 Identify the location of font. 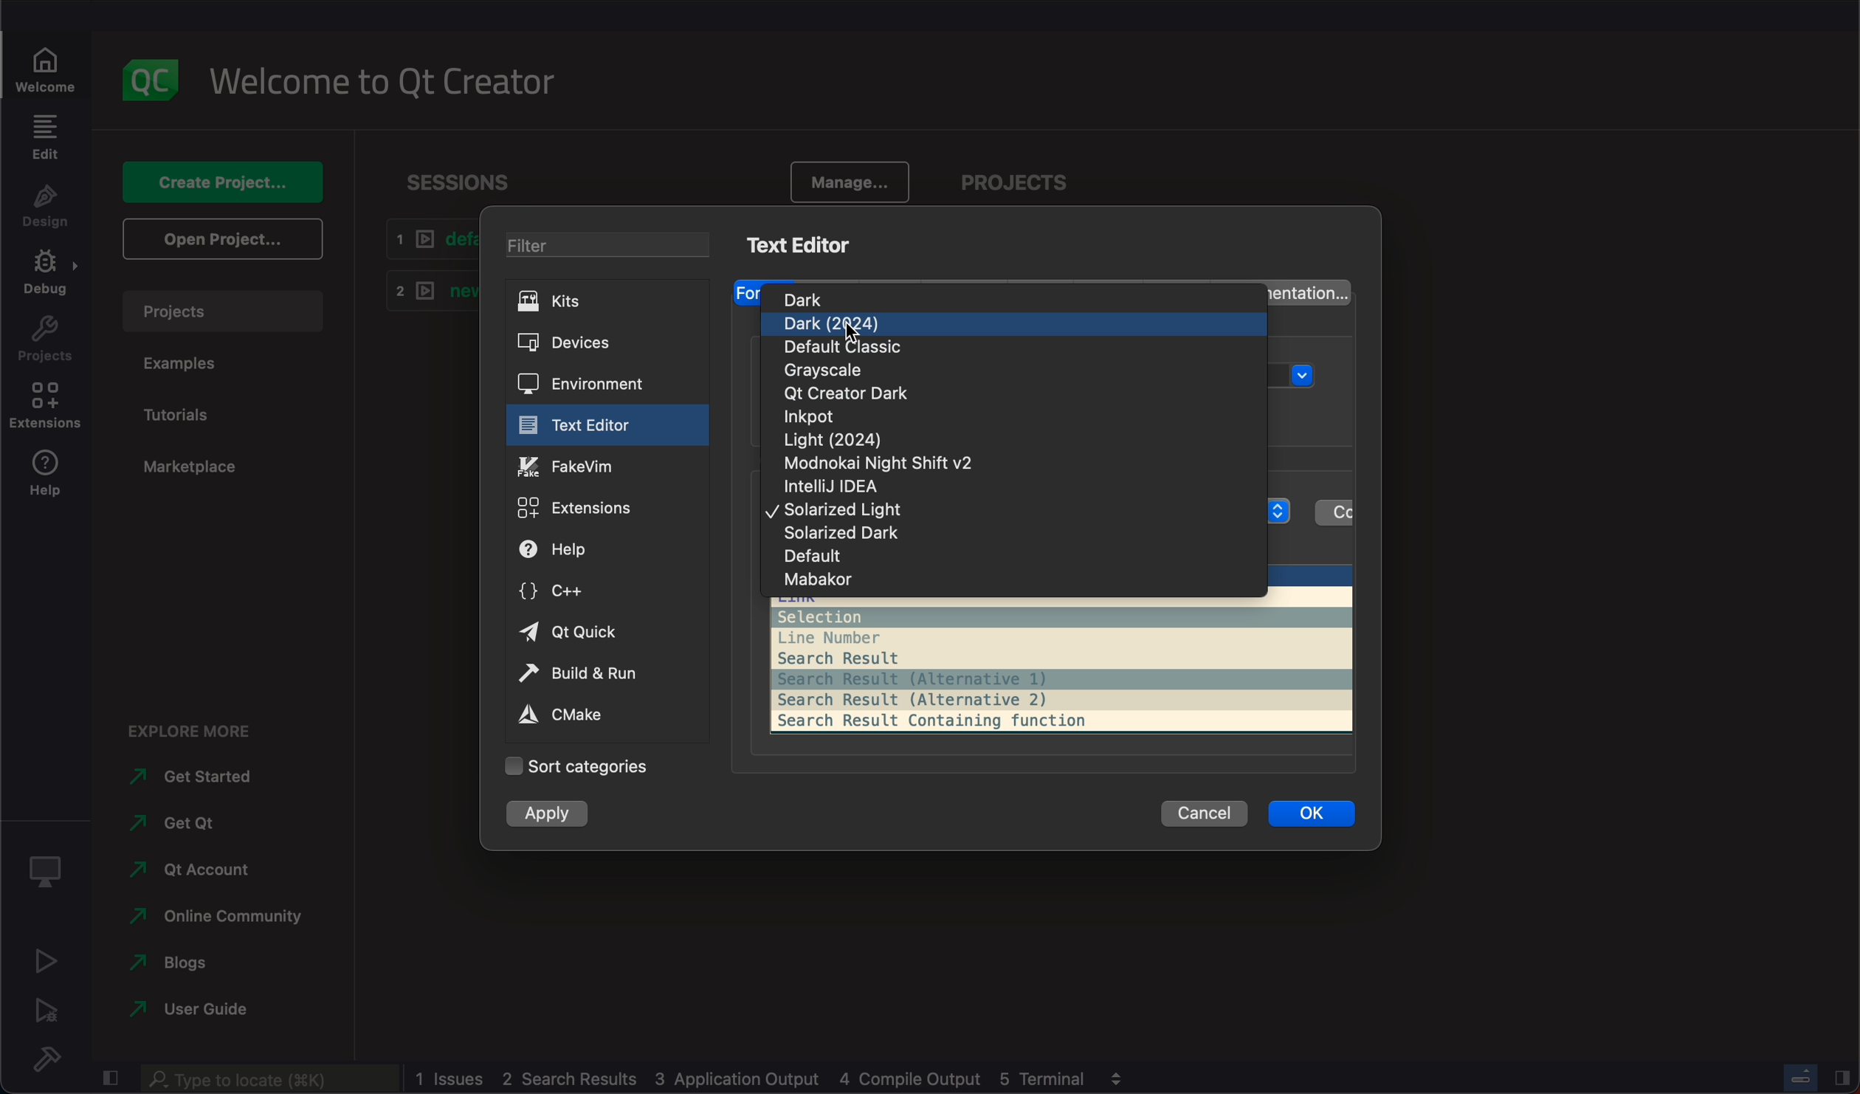
(748, 291).